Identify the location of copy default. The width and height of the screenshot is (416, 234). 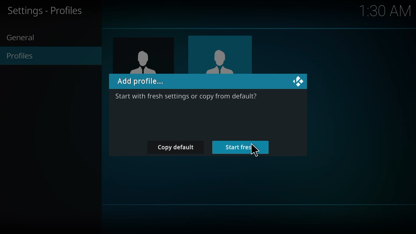
(178, 147).